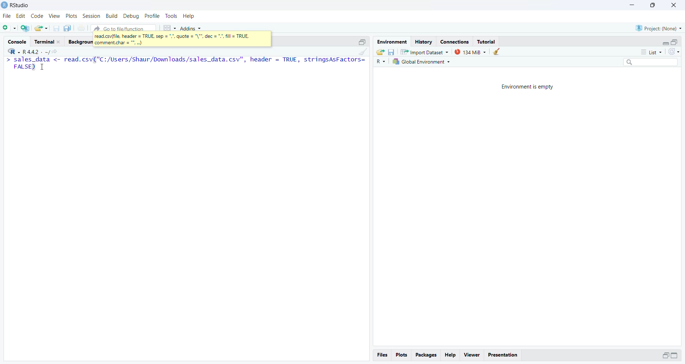  I want to click on Plots, so click(402, 355).